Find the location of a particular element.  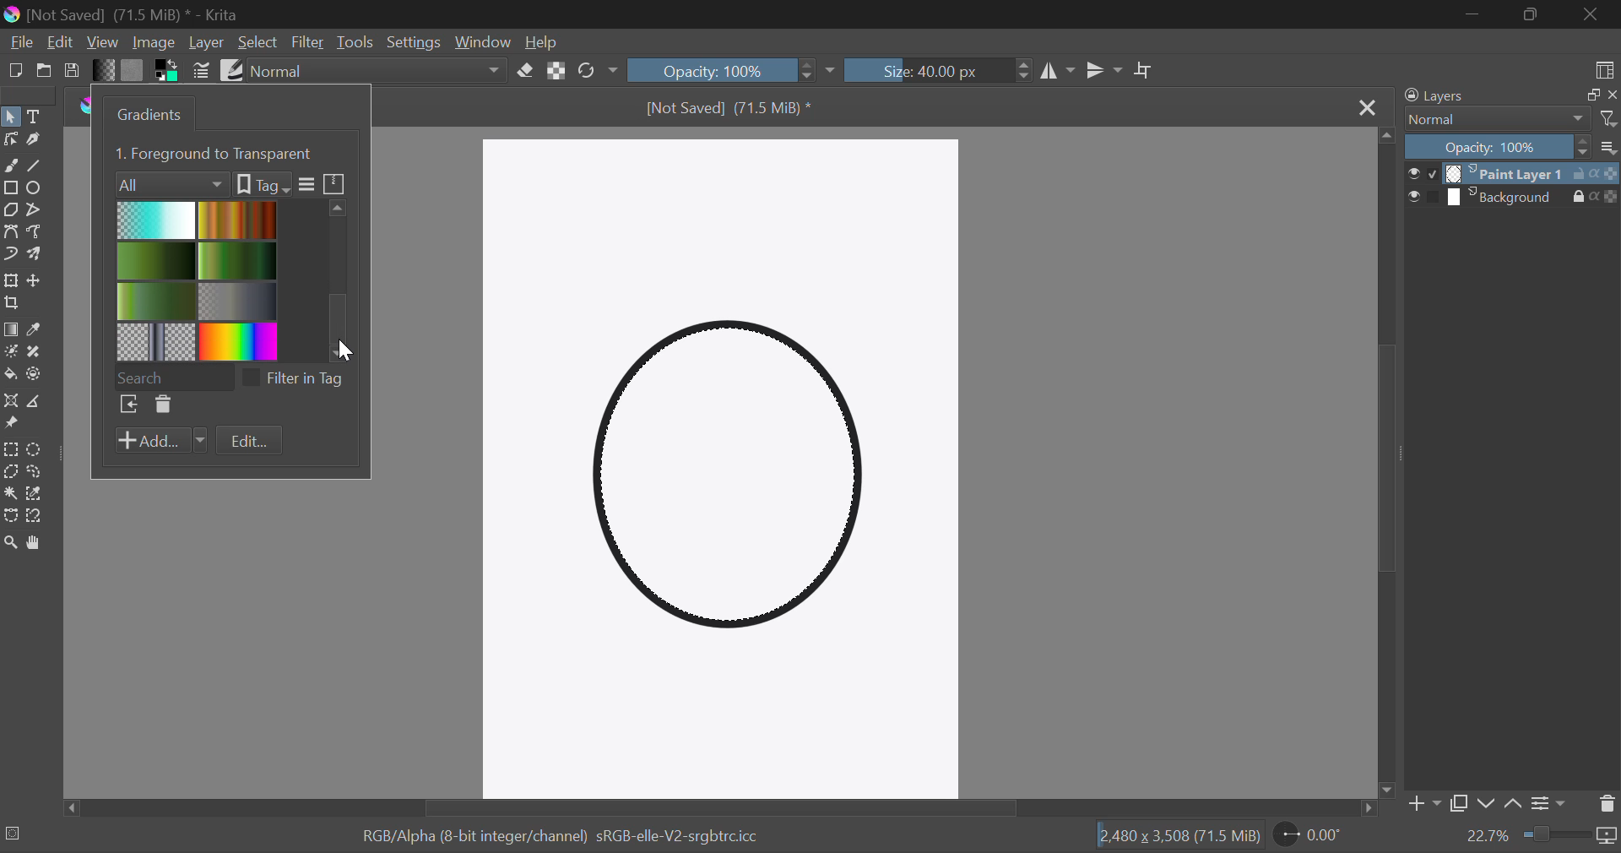

Filters is located at coordinates (167, 185).